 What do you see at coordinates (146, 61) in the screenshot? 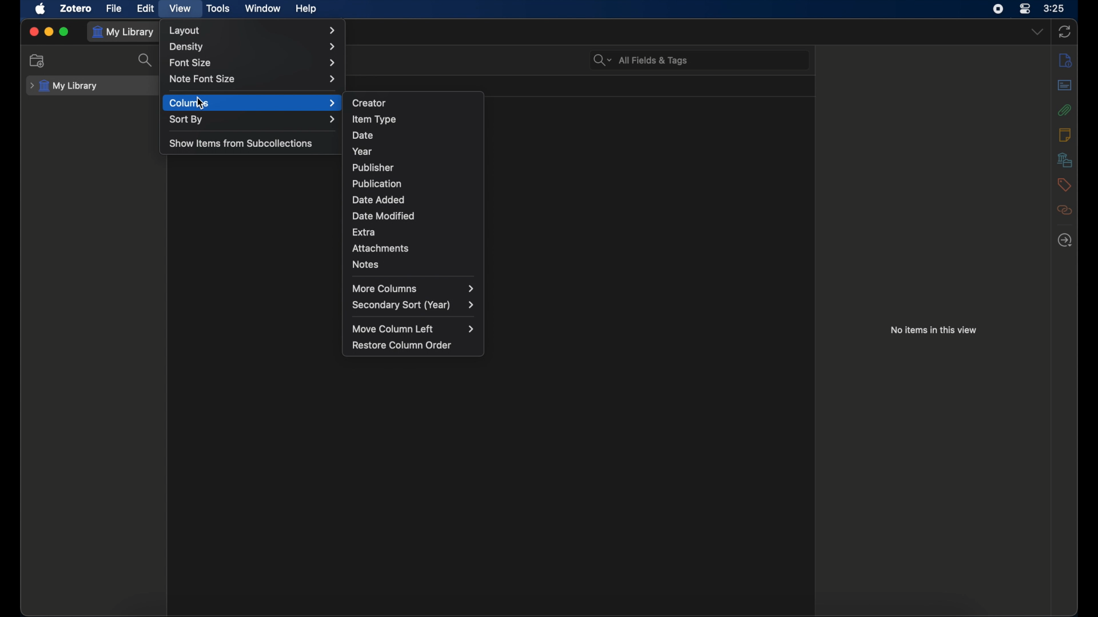
I see `search` at bounding box center [146, 61].